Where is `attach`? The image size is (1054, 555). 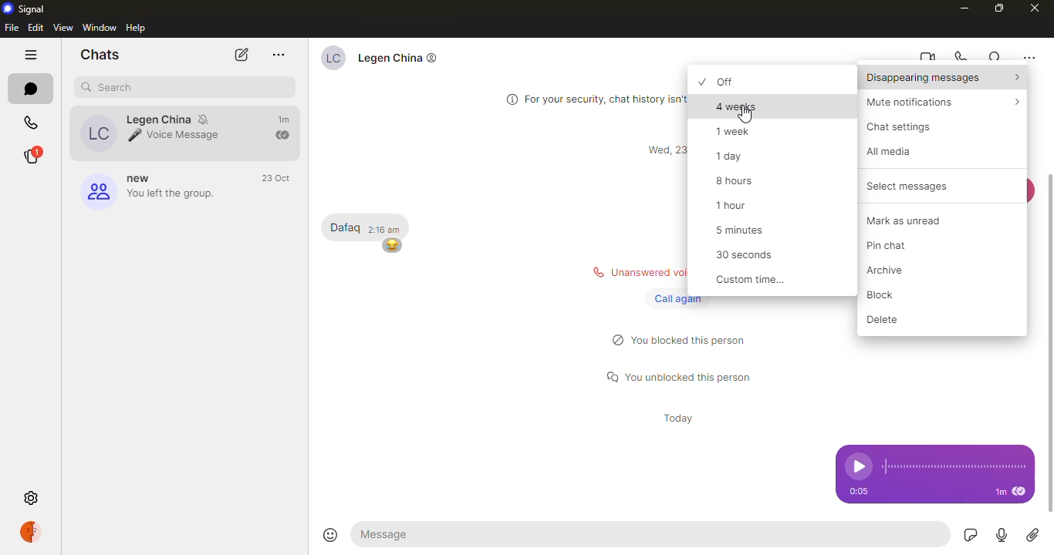
attach is located at coordinates (1033, 536).